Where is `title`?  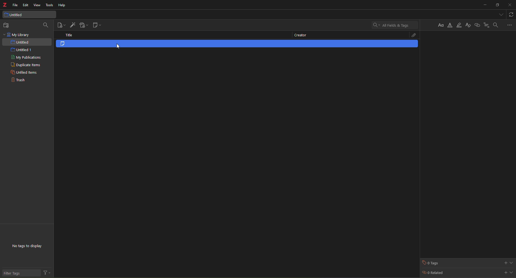 title is located at coordinates (70, 35).